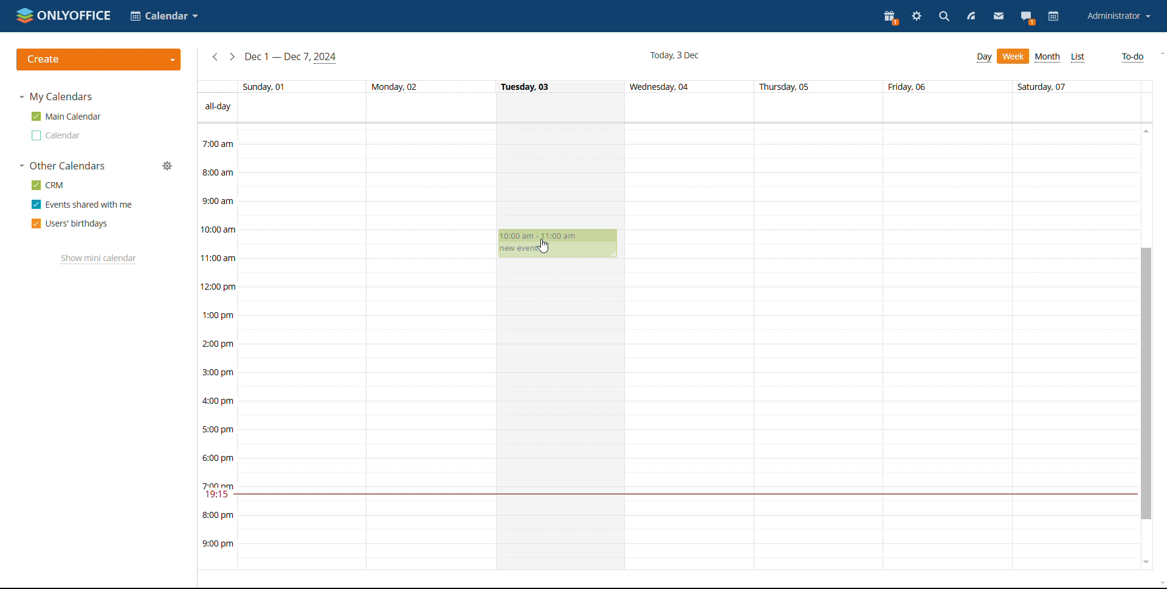 This screenshot has width=1167, height=589. Describe the element at coordinates (674, 55) in the screenshot. I see `Today, 3 Dec` at that location.